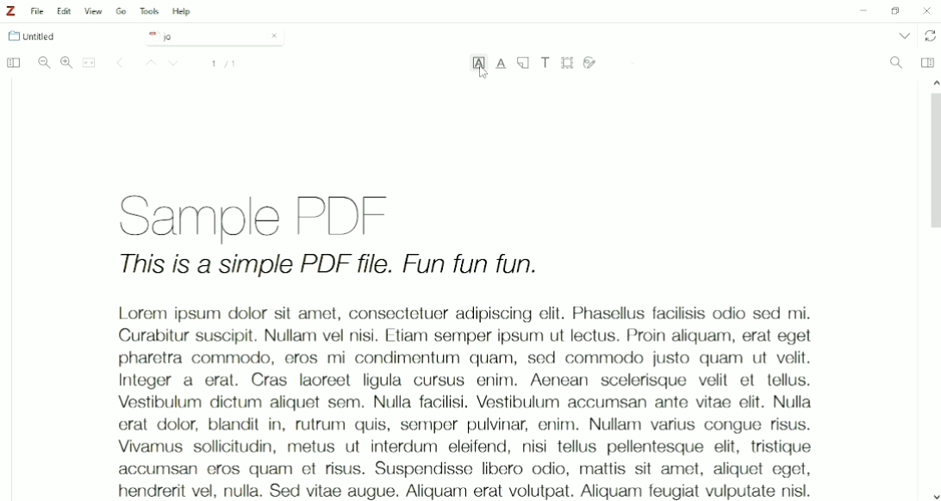 This screenshot has height=501, width=941. What do you see at coordinates (197, 36) in the screenshot?
I see `jo` at bounding box center [197, 36].